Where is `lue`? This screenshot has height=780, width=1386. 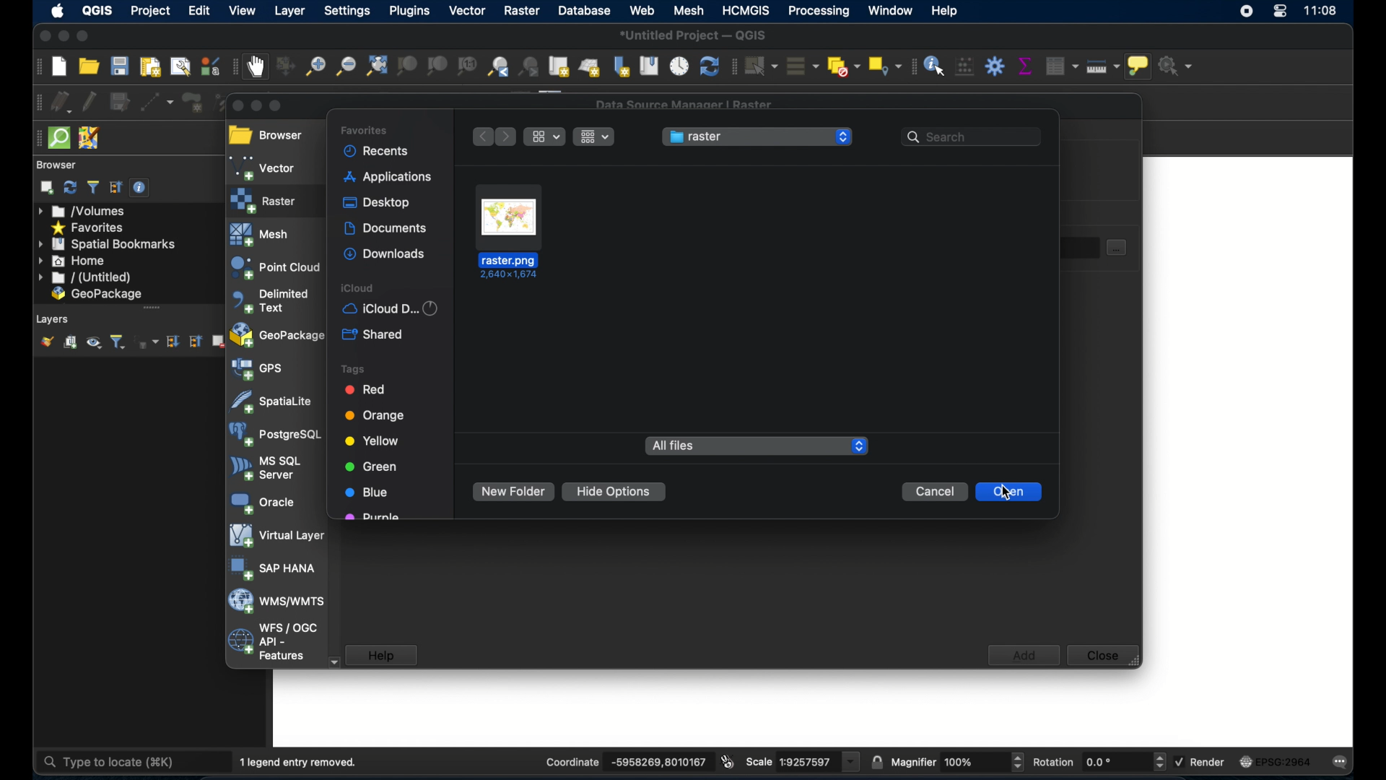
lue is located at coordinates (366, 493).